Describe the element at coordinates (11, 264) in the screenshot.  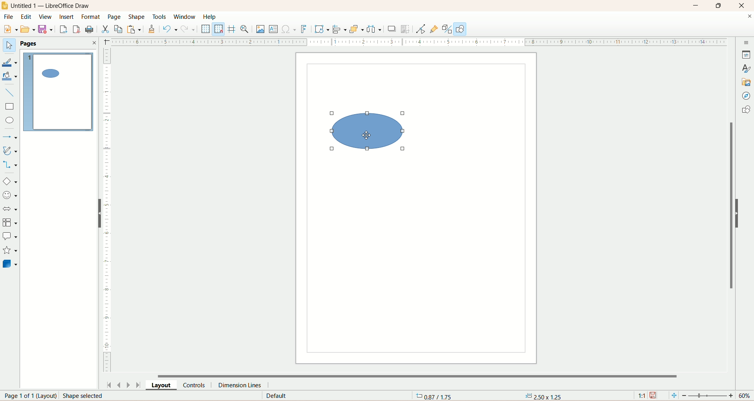
I see `3D shapes` at that location.